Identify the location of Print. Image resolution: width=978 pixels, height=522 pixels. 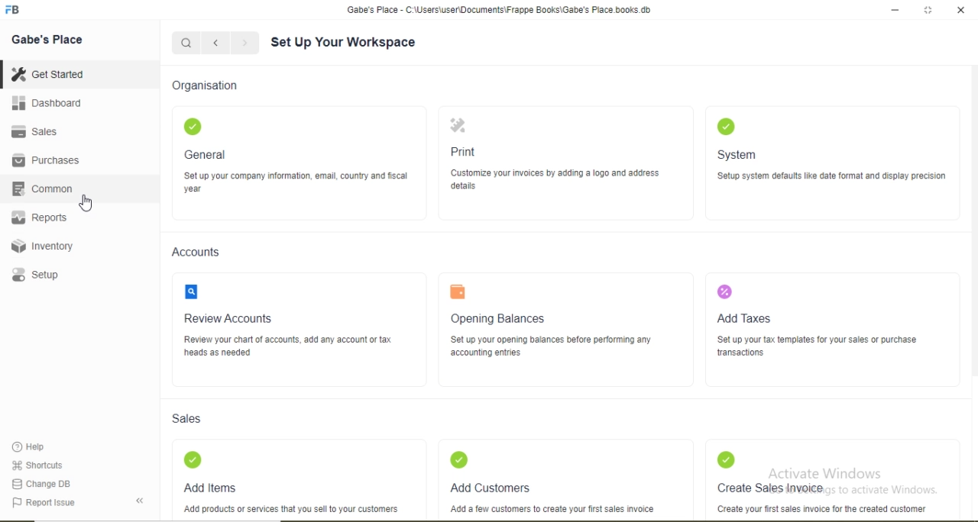
(464, 152).